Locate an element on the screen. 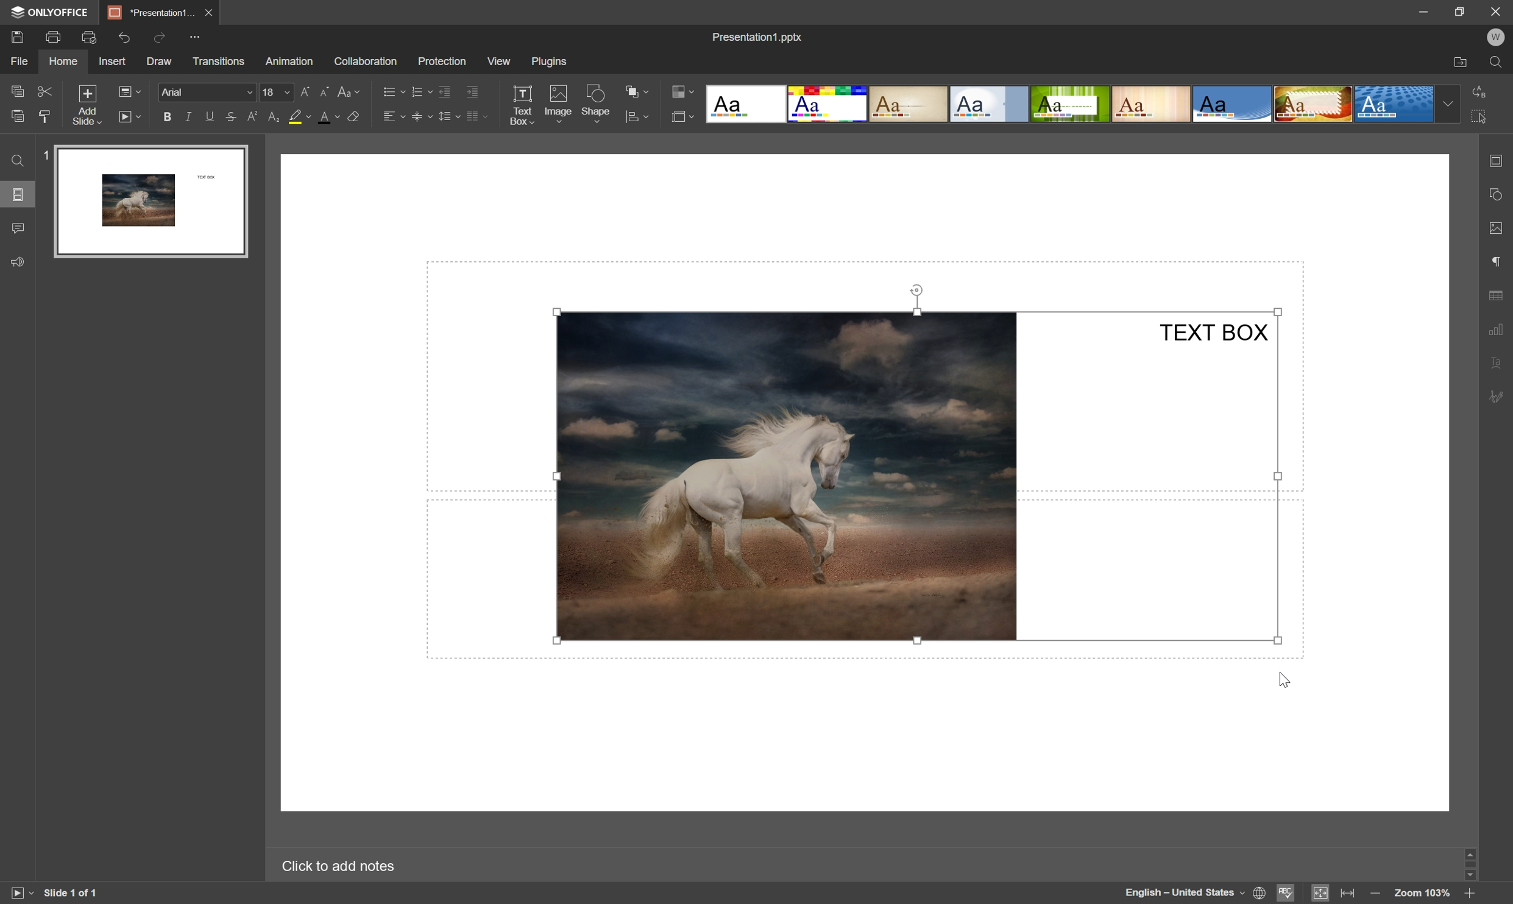 This screenshot has height=904, width=1513. drop down is located at coordinates (1449, 104).